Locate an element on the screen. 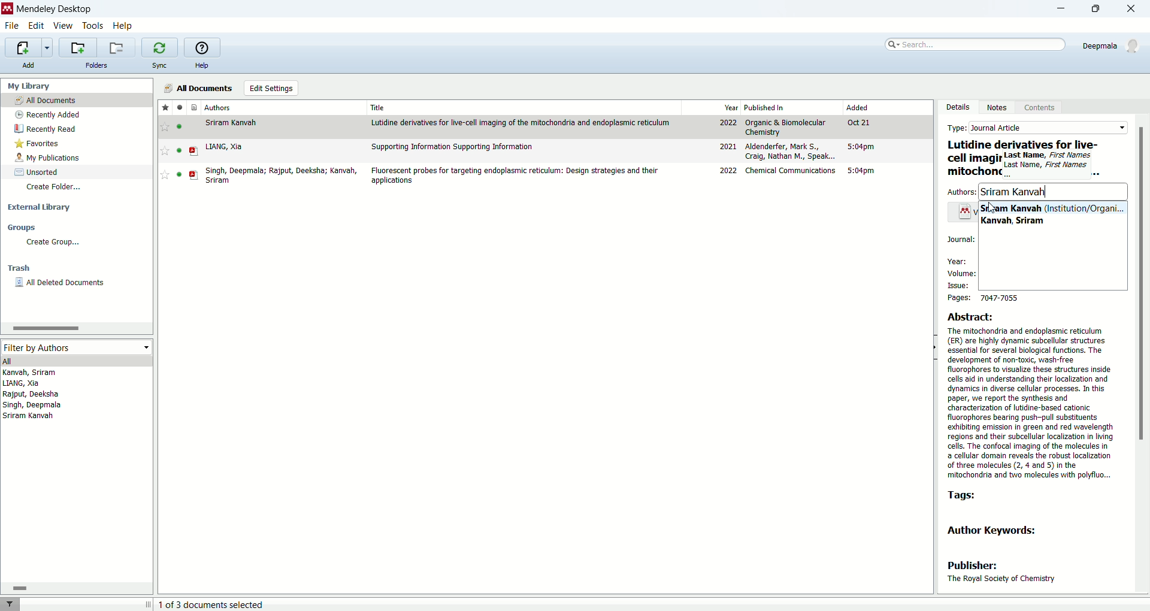 Image resolution: width=1150 pixels, height=611 pixels. filter by authors is located at coordinates (77, 346).